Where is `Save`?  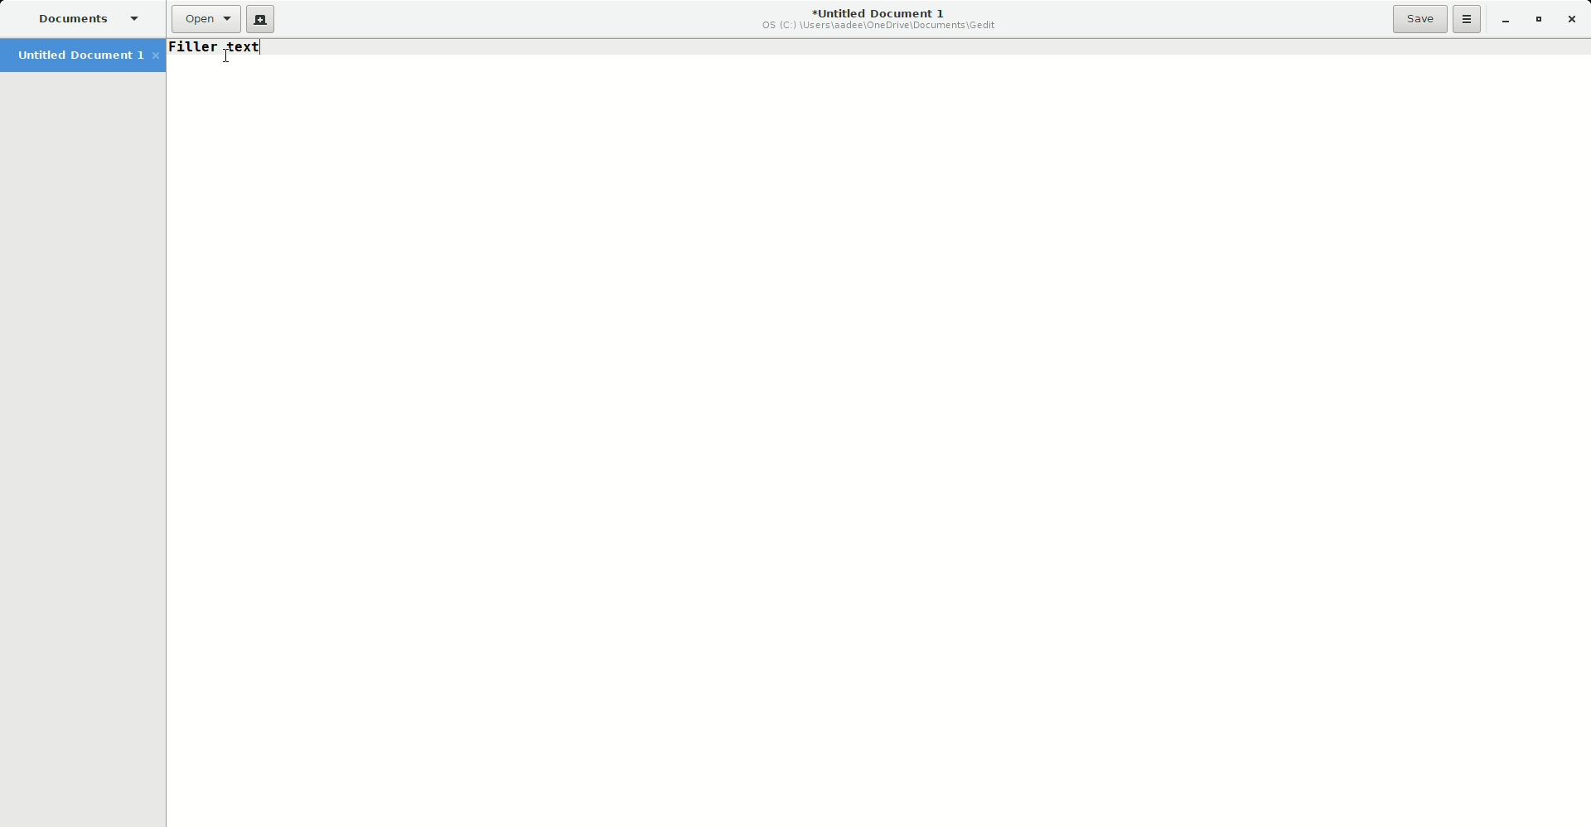 Save is located at coordinates (1419, 18).